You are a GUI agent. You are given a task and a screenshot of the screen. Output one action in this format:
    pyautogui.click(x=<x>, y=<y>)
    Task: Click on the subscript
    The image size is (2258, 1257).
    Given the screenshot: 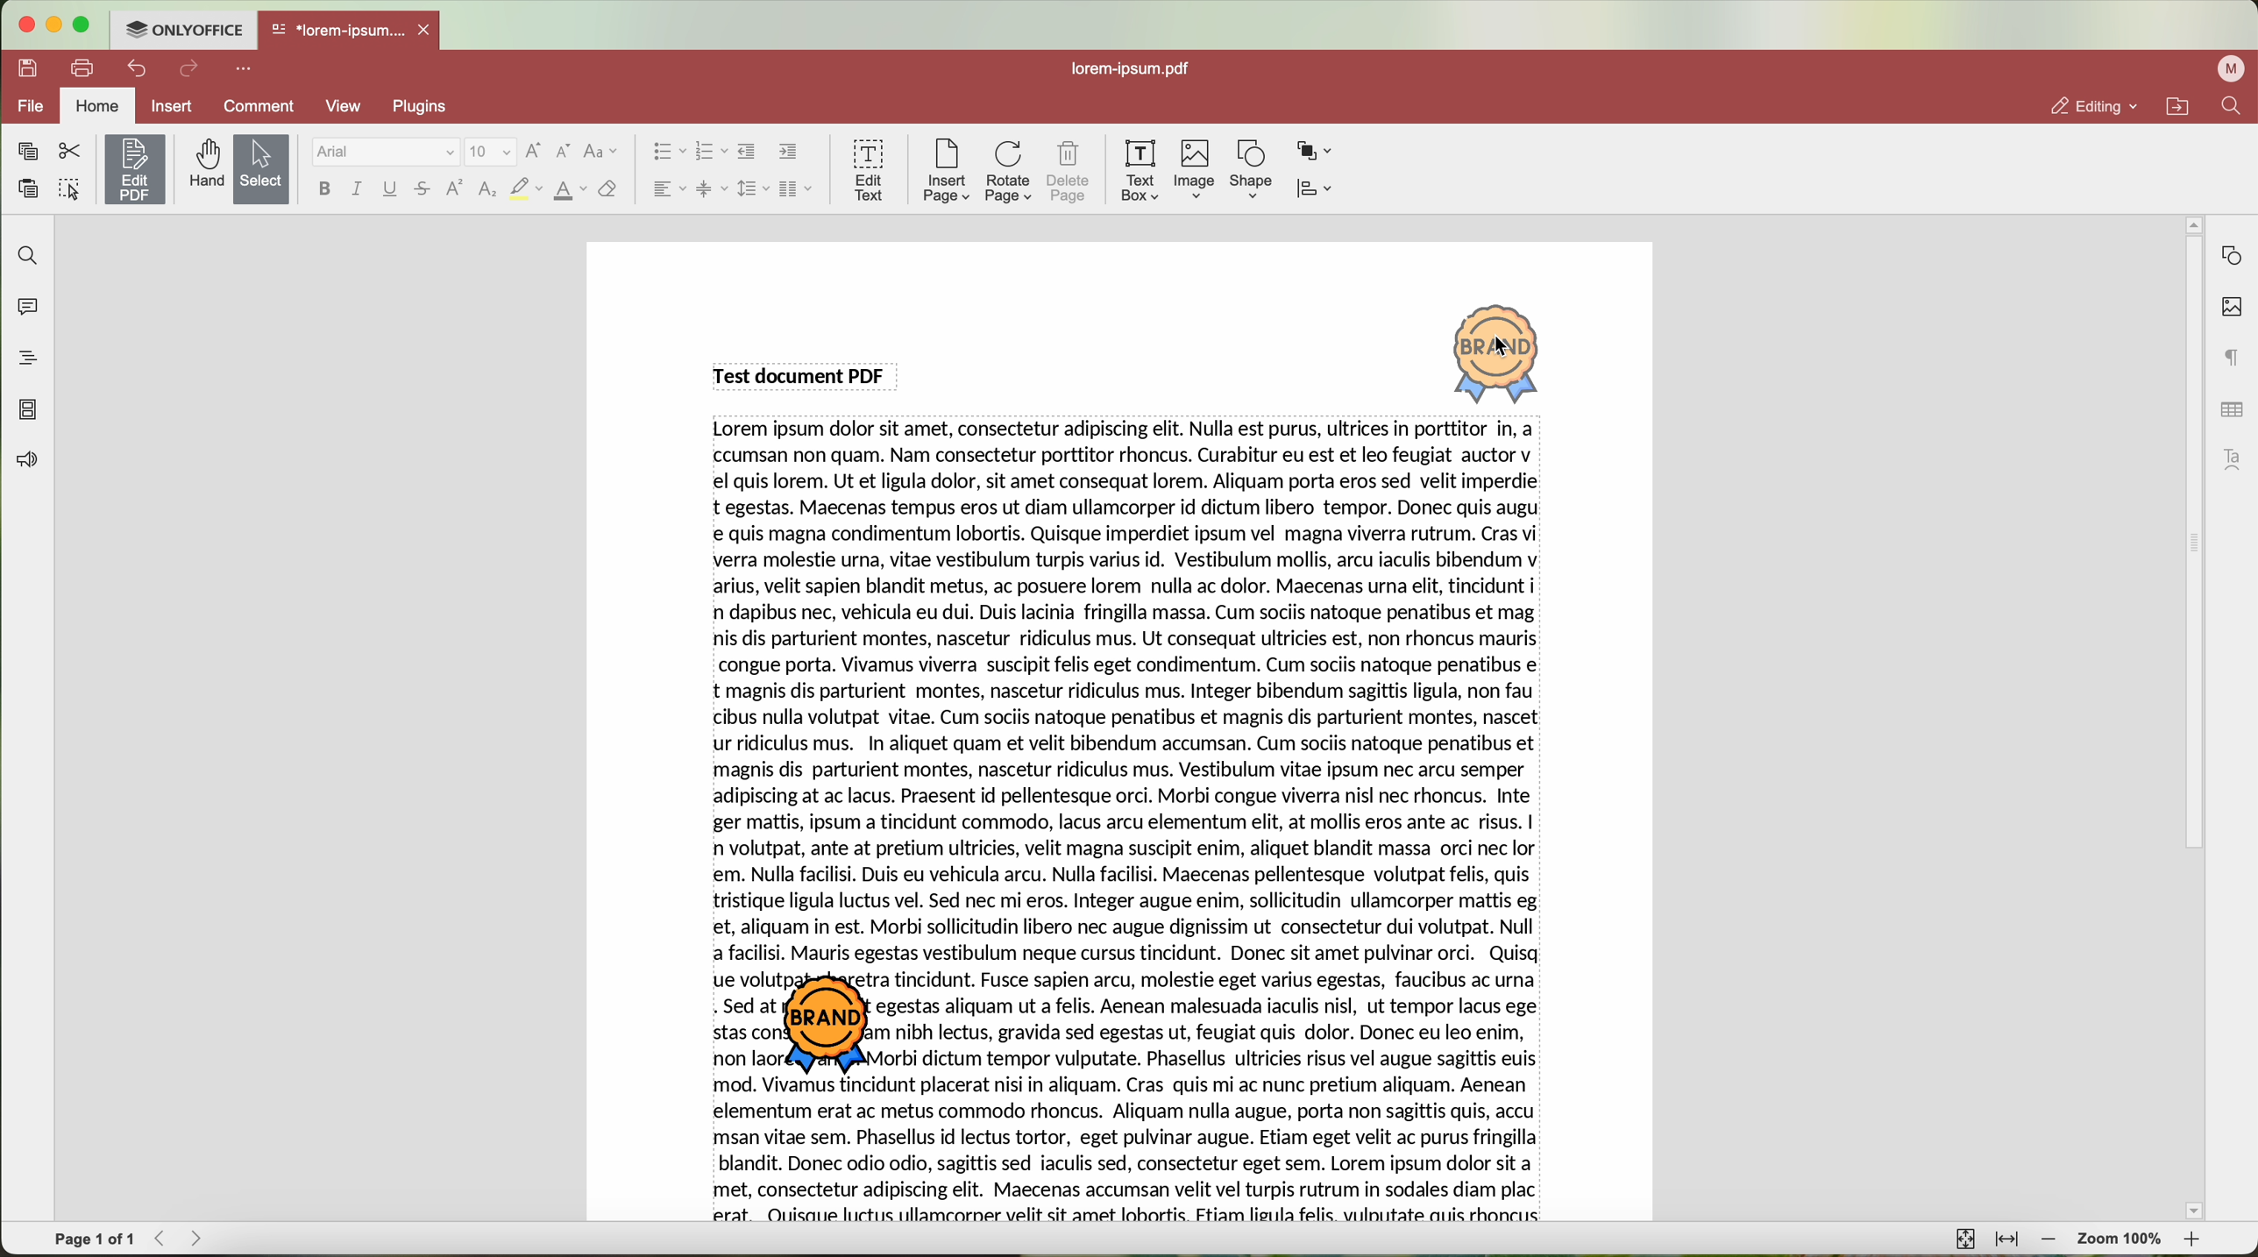 What is the action you would take?
    pyautogui.click(x=489, y=190)
    